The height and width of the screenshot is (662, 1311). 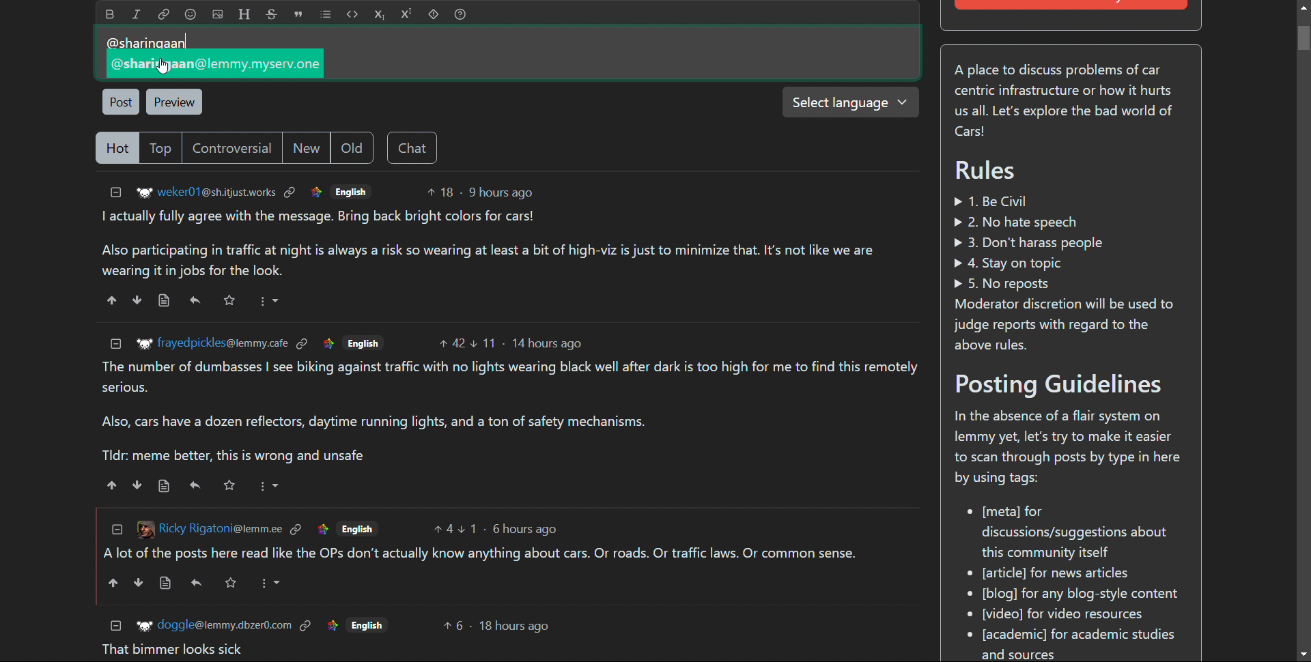 What do you see at coordinates (269, 485) in the screenshot?
I see `More` at bounding box center [269, 485].